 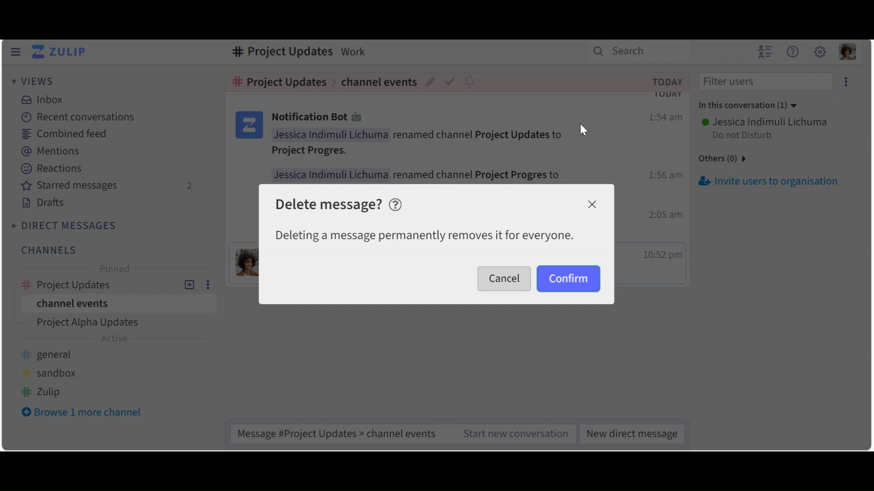 What do you see at coordinates (569, 278) in the screenshot?
I see `Confirm` at bounding box center [569, 278].